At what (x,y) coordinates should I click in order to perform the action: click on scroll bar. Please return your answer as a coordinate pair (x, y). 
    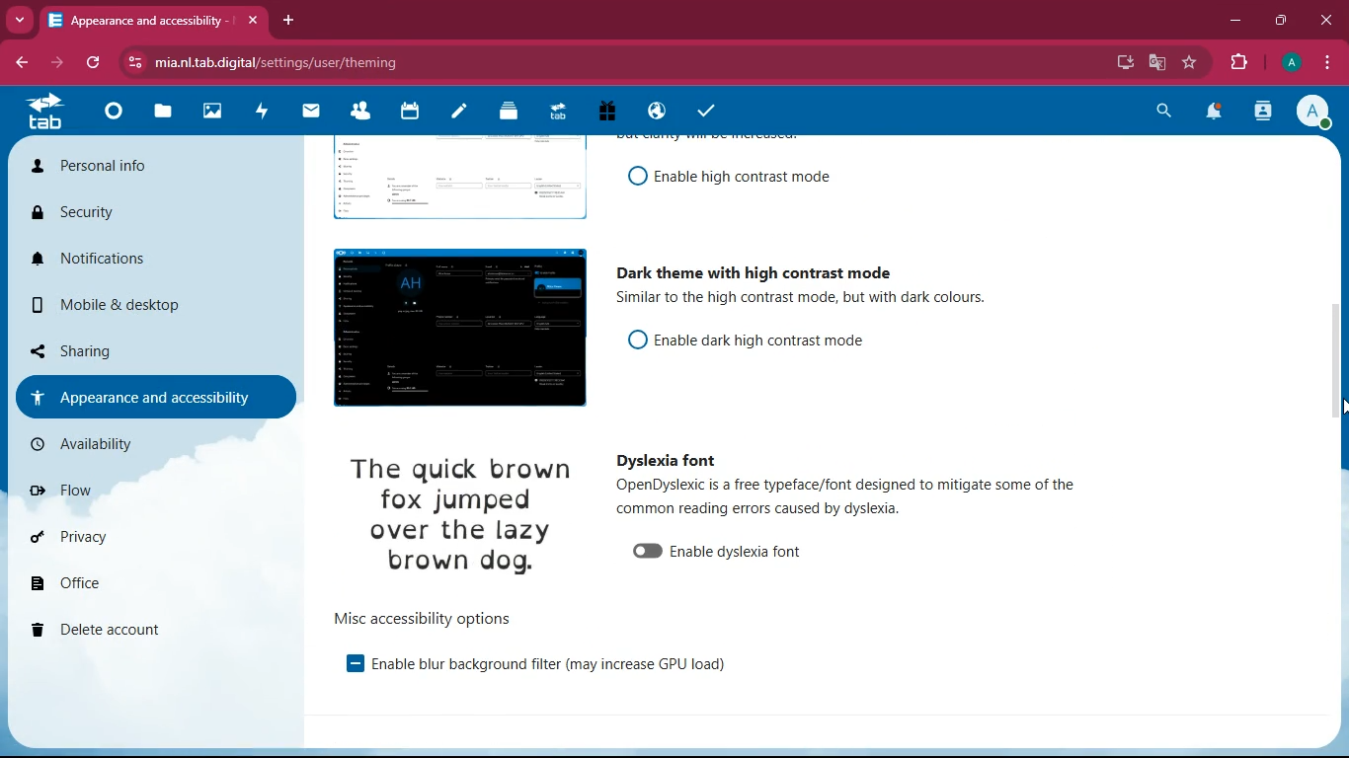
    Looking at the image, I should click on (1340, 327).